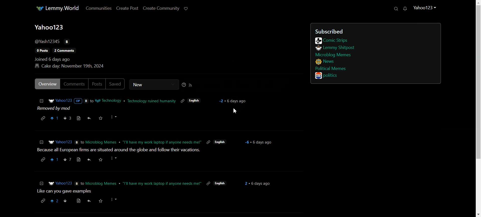 The width and height of the screenshot is (481, 217). What do you see at coordinates (54, 159) in the screenshot?
I see `` at bounding box center [54, 159].